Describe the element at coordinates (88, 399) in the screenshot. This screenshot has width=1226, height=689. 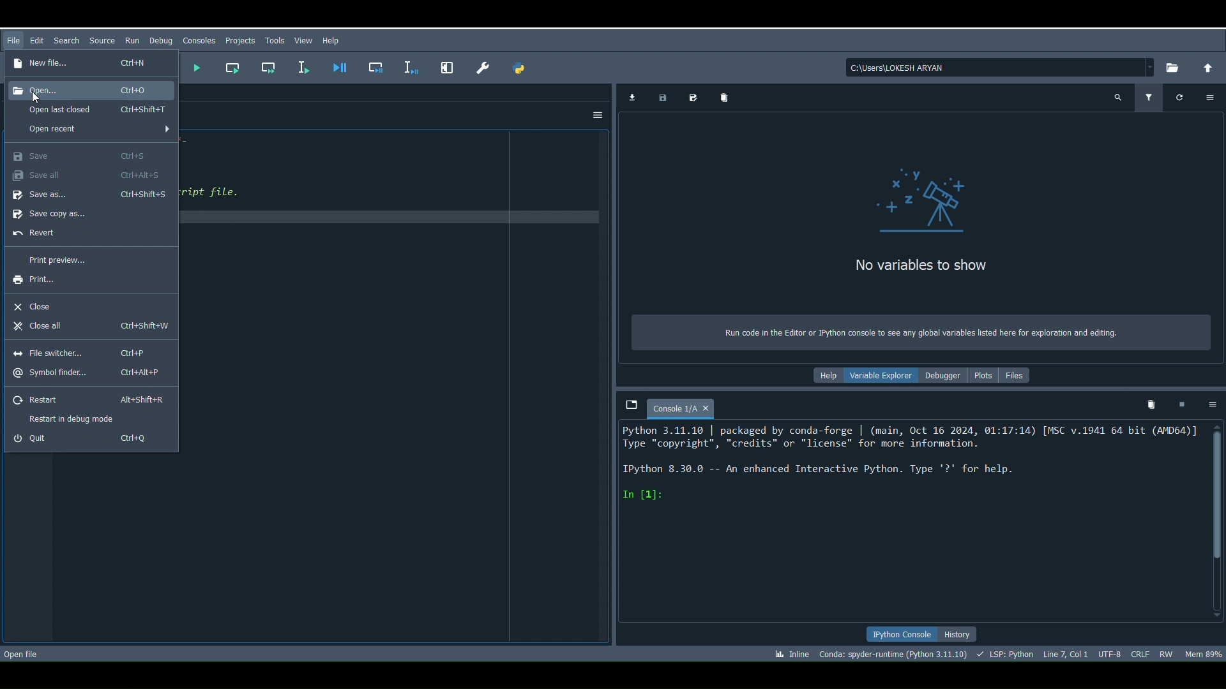
I see `Revert` at that location.